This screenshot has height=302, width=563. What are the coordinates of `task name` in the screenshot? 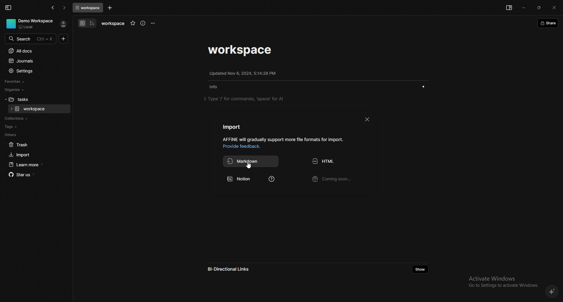 It's located at (241, 50).